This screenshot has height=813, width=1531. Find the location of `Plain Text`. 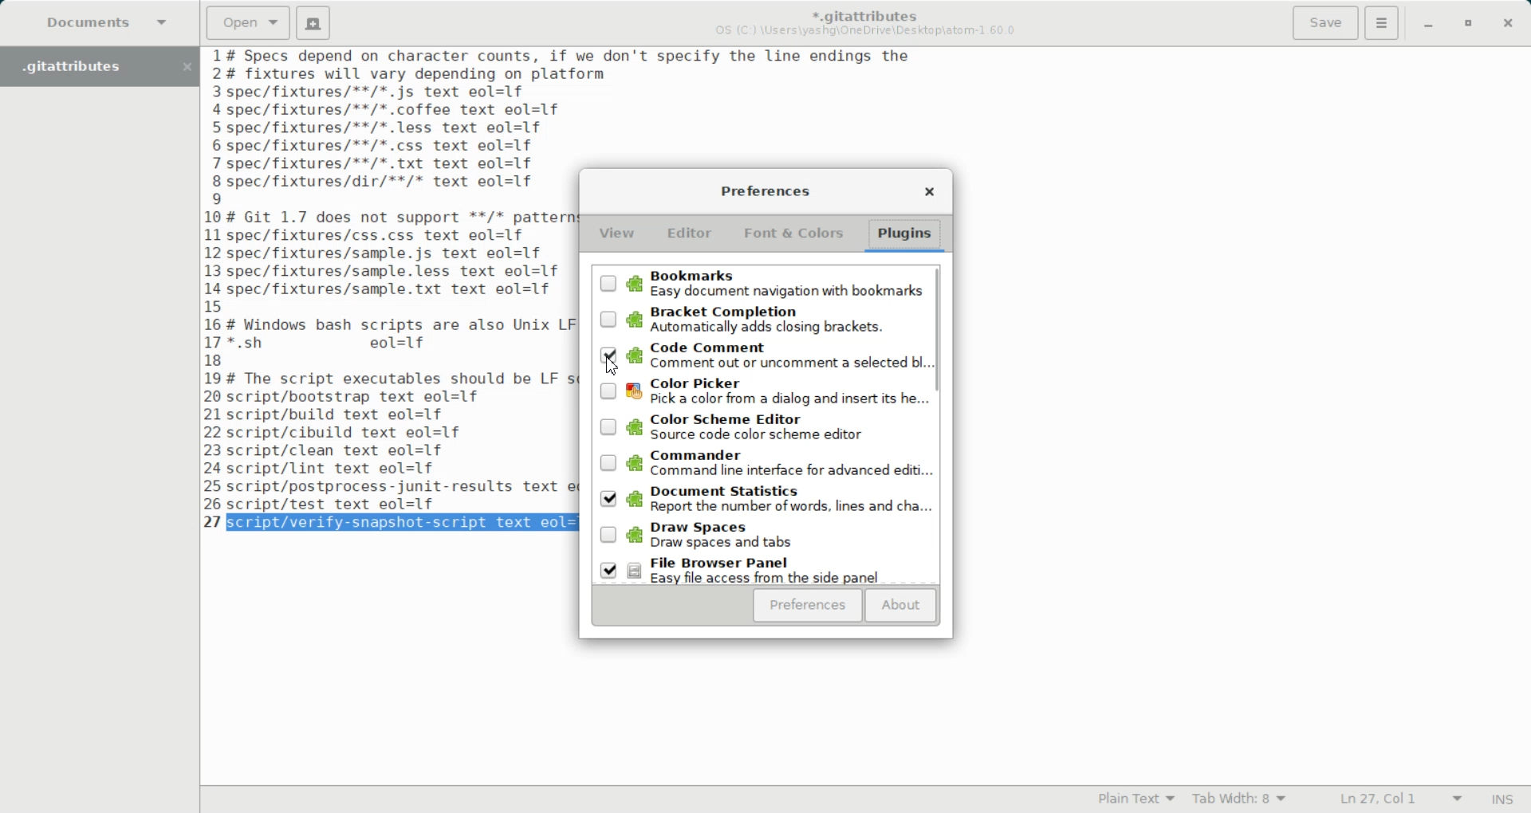

Plain Text is located at coordinates (1132, 799).